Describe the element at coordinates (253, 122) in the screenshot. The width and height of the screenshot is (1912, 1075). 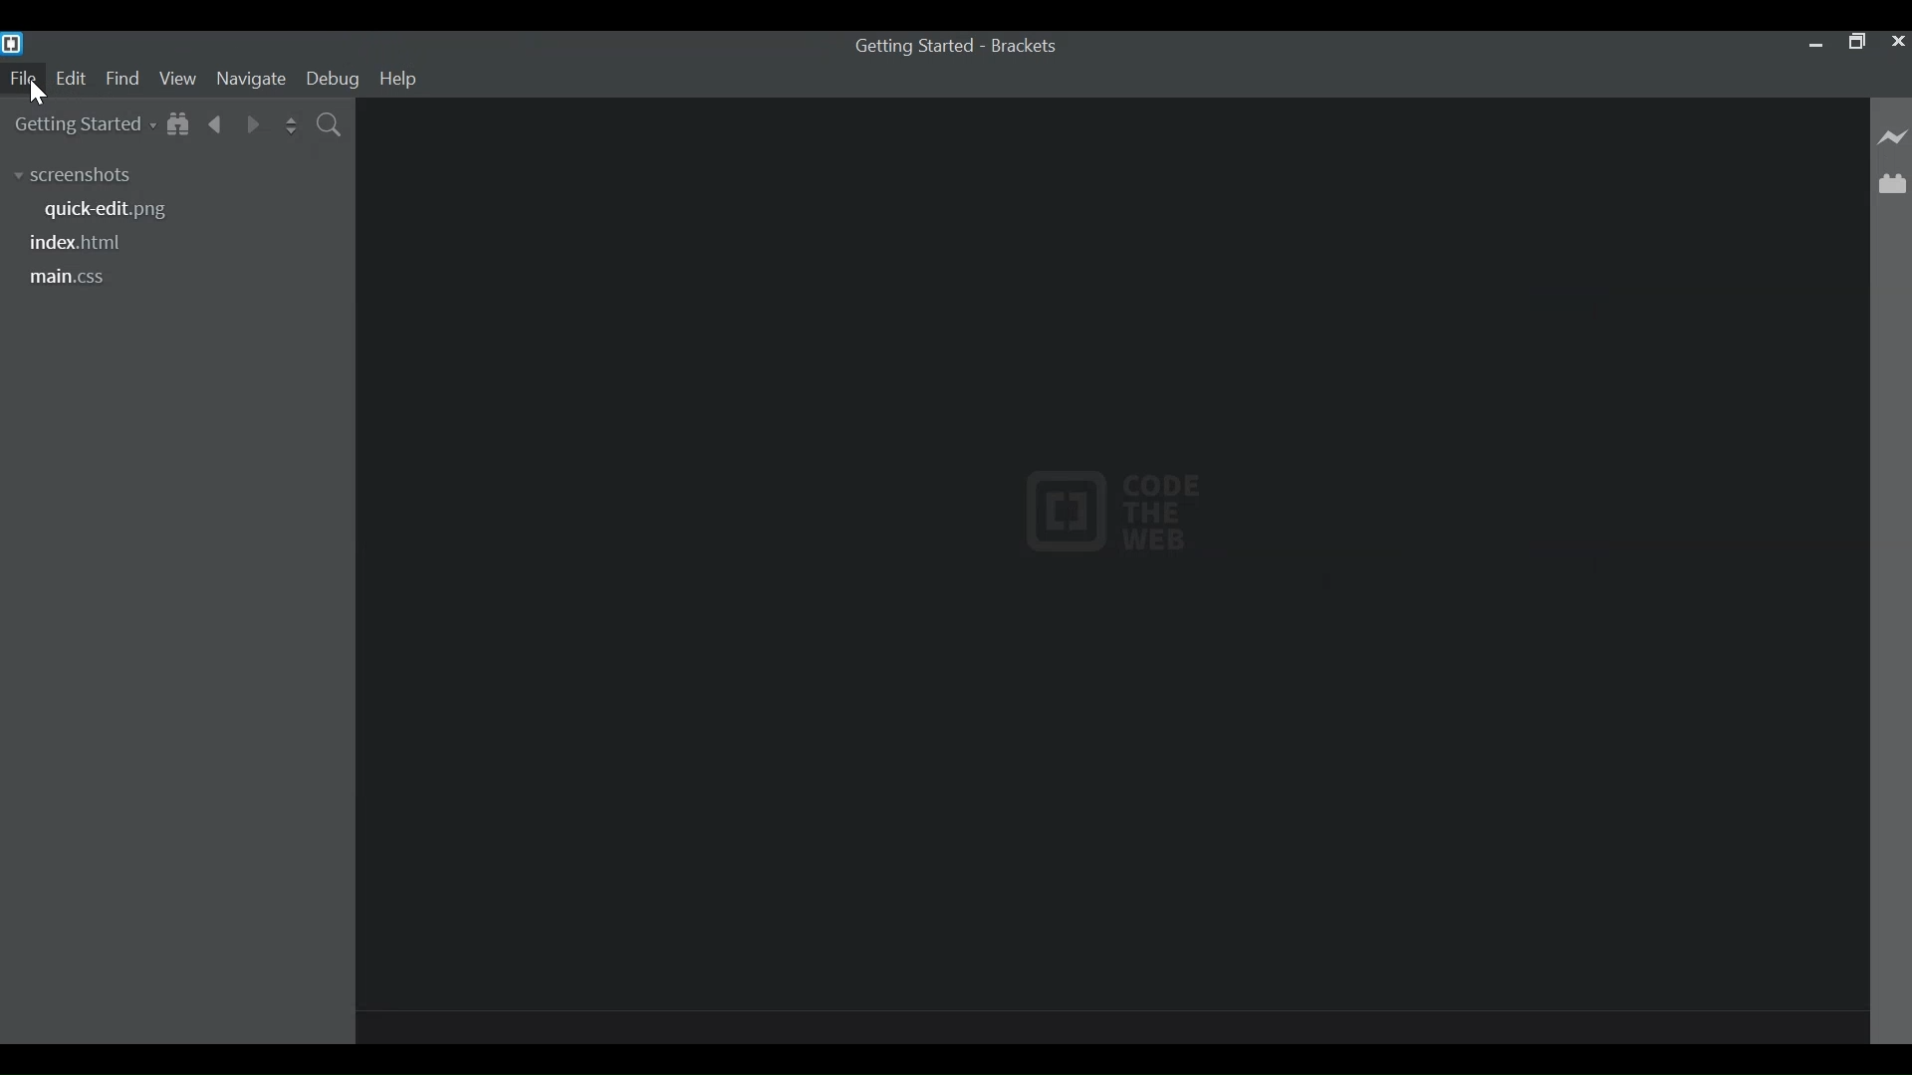
I see `Navigate Forward` at that location.